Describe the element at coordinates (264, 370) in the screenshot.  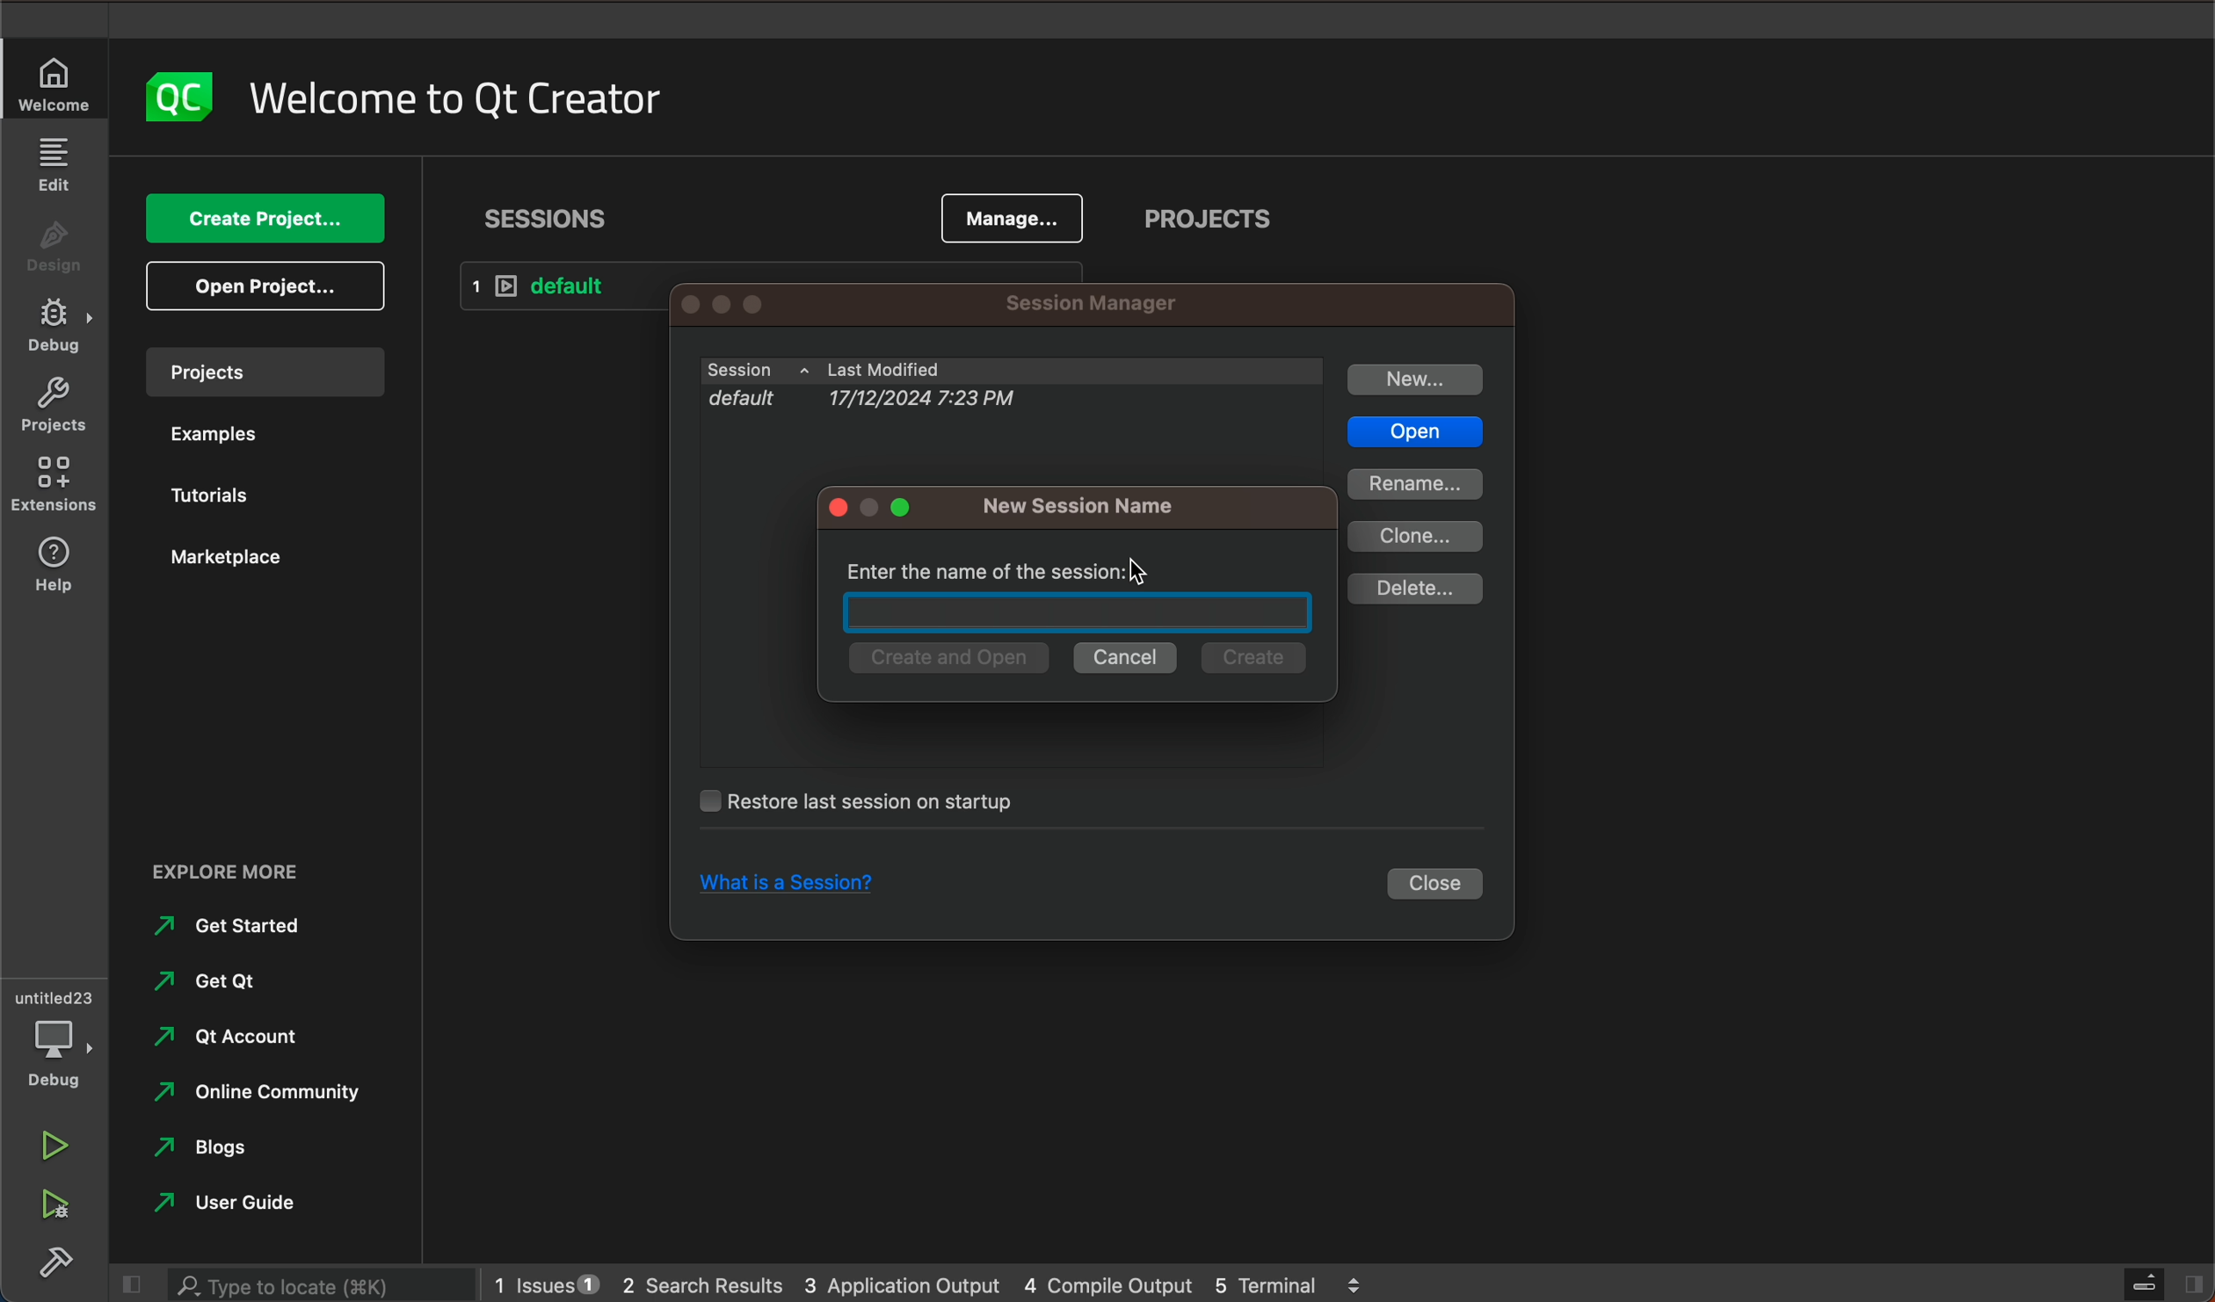
I see `project` at that location.